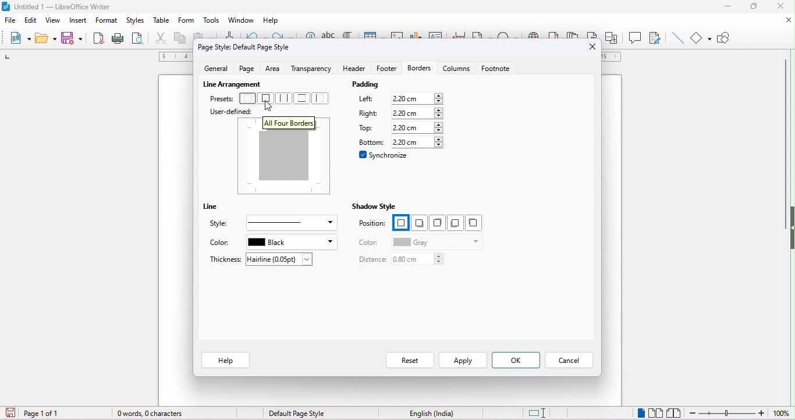  I want to click on close, so click(783, 6).